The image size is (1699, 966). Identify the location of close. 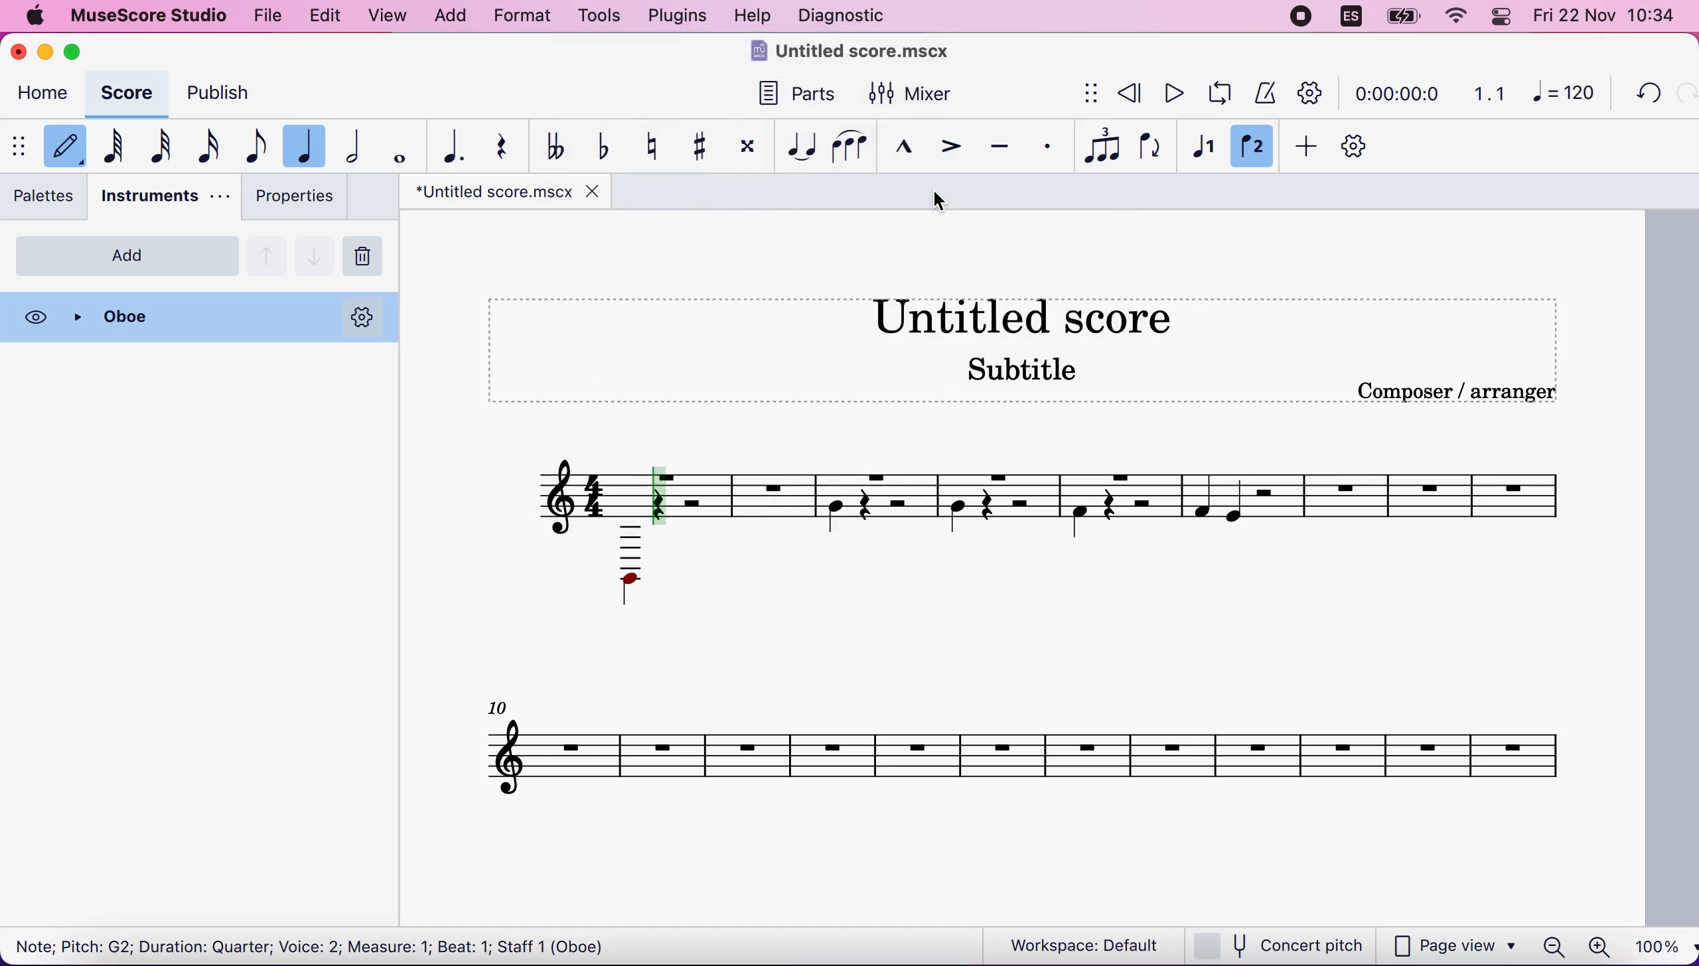
(594, 192).